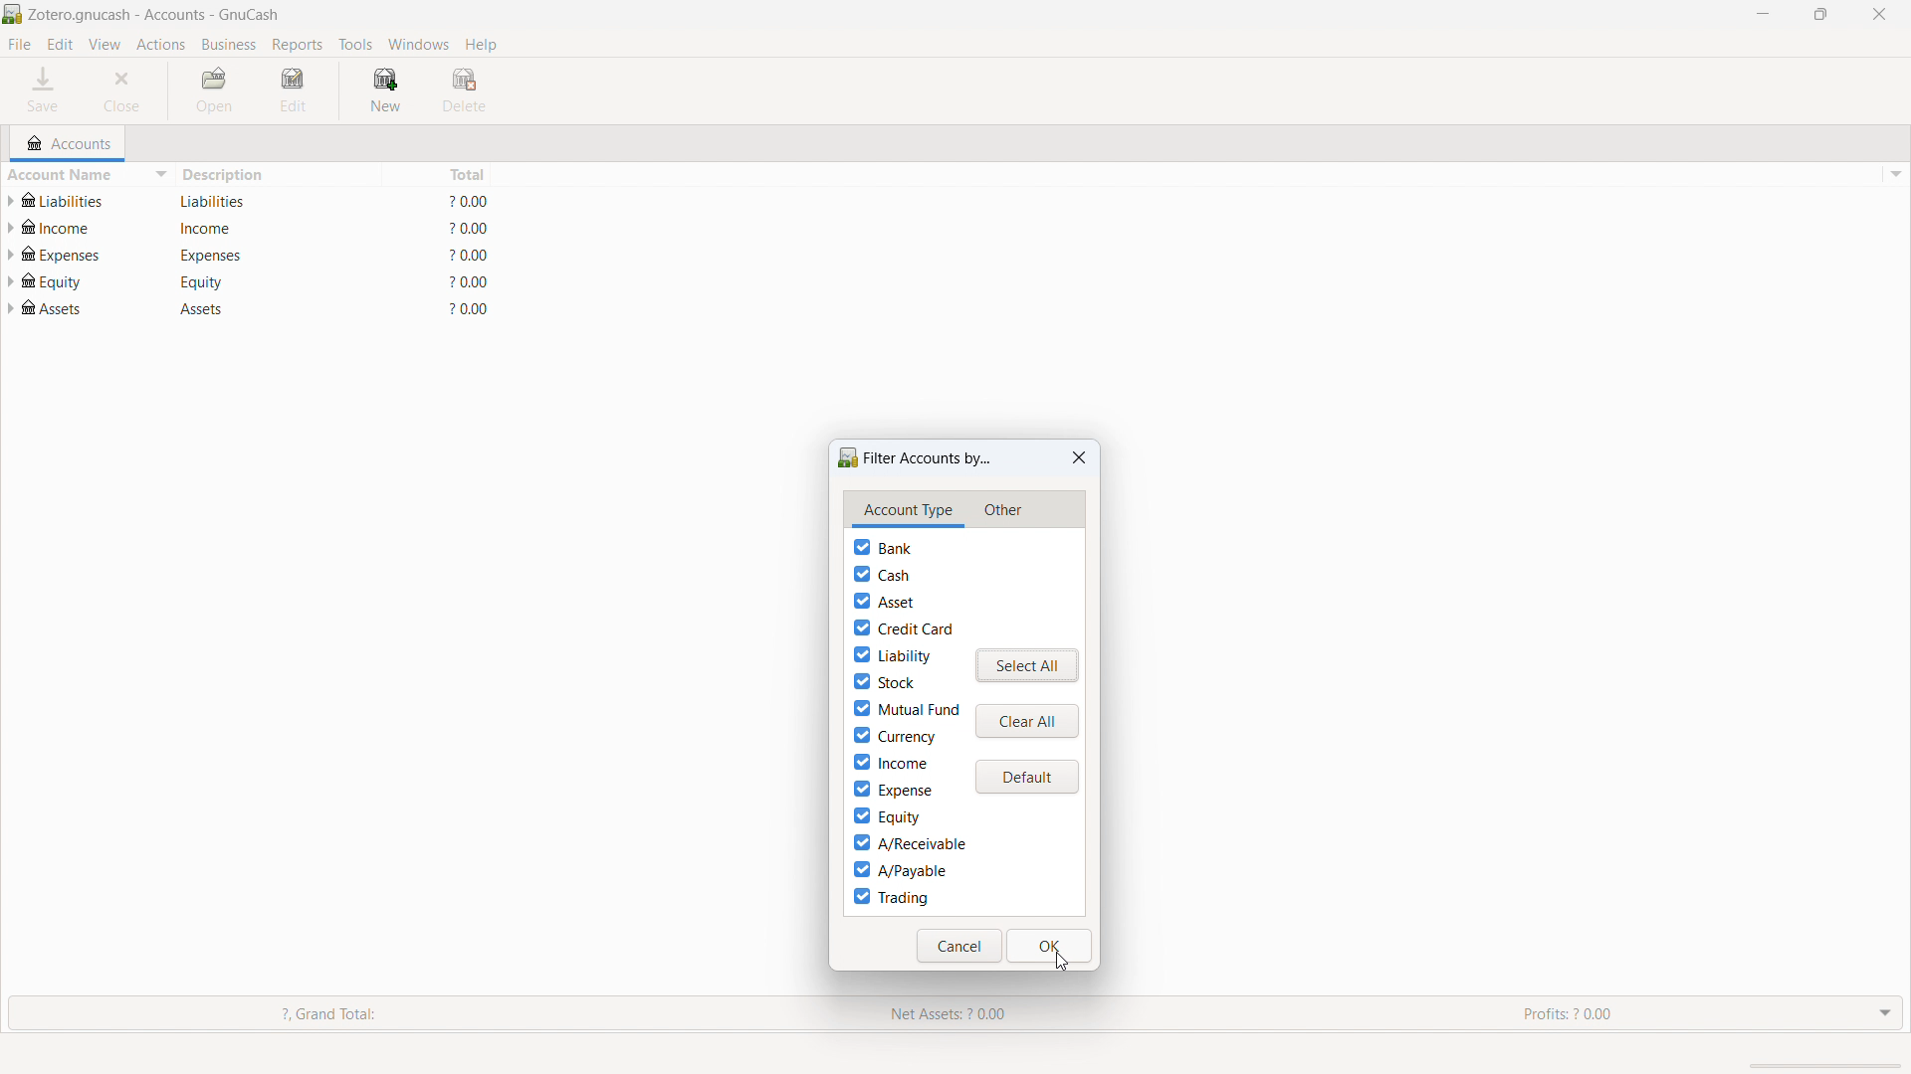 This screenshot has width=1911, height=1074. What do you see at coordinates (890, 762) in the screenshot?
I see `income` at bounding box center [890, 762].